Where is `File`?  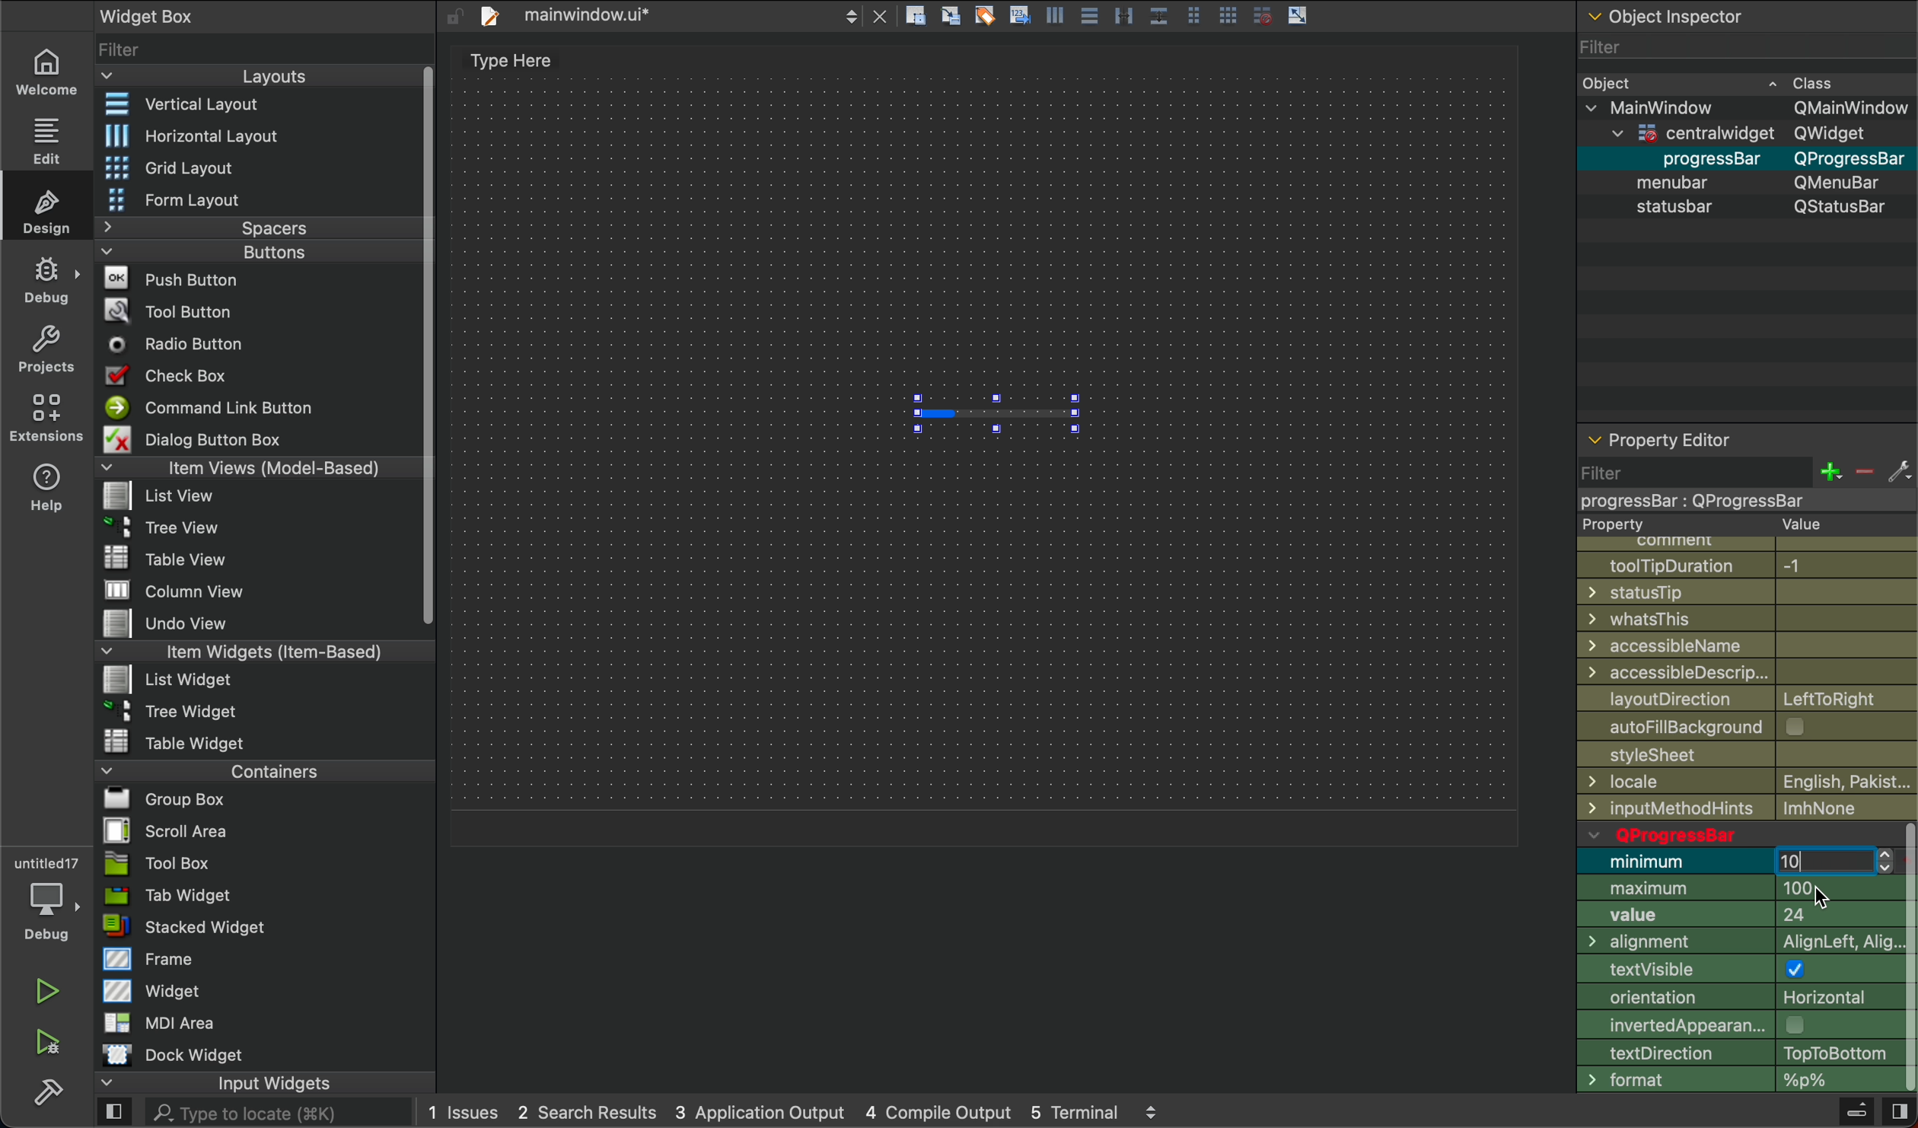 File is located at coordinates (170, 678).